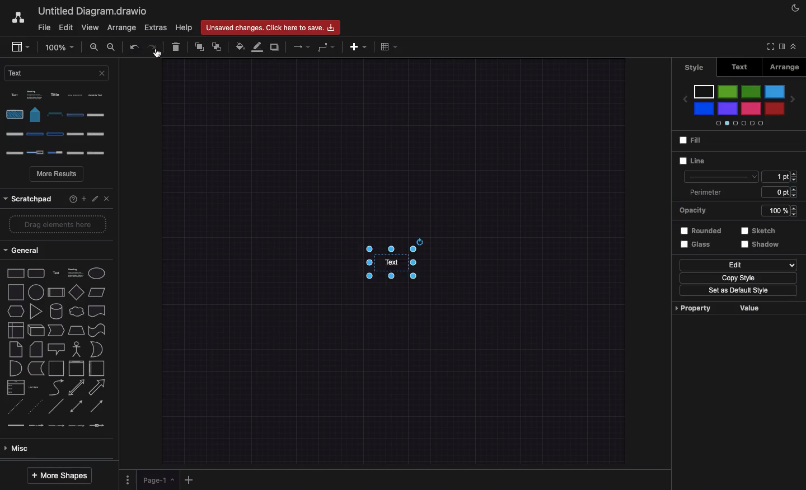  I want to click on Copy style, so click(734, 278).